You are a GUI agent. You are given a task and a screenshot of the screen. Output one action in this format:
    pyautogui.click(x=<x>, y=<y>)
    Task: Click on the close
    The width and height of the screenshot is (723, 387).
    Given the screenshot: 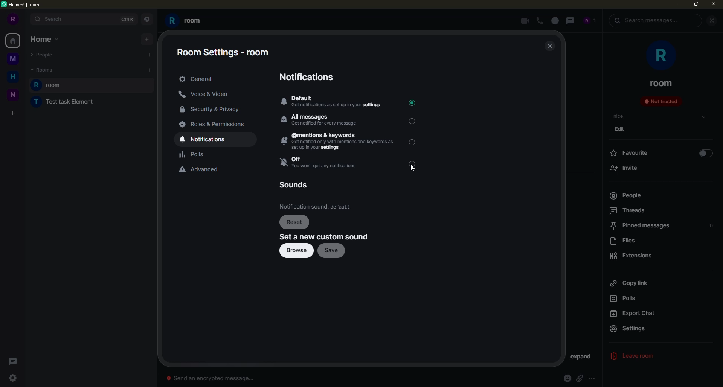 What is the action you would take?
    pyautogui.click(x=713, y=5)
    